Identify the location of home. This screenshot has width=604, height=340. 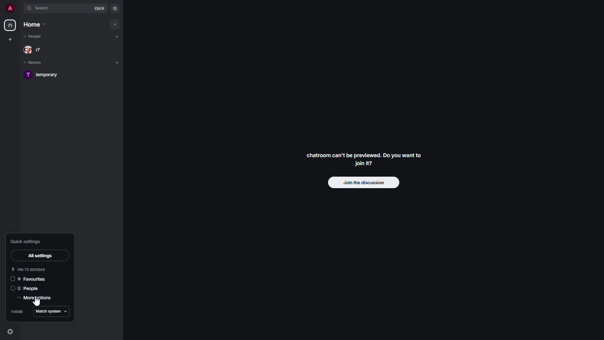
(35, 24).